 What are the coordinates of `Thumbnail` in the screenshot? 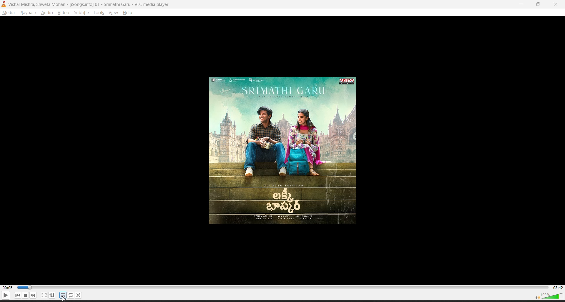 It's located at (282, 151).